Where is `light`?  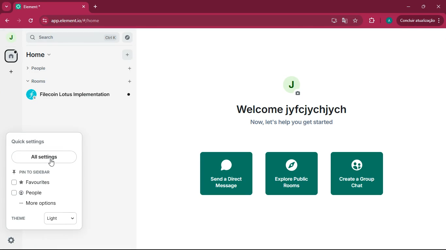
light is located at coordinates (58, 219).